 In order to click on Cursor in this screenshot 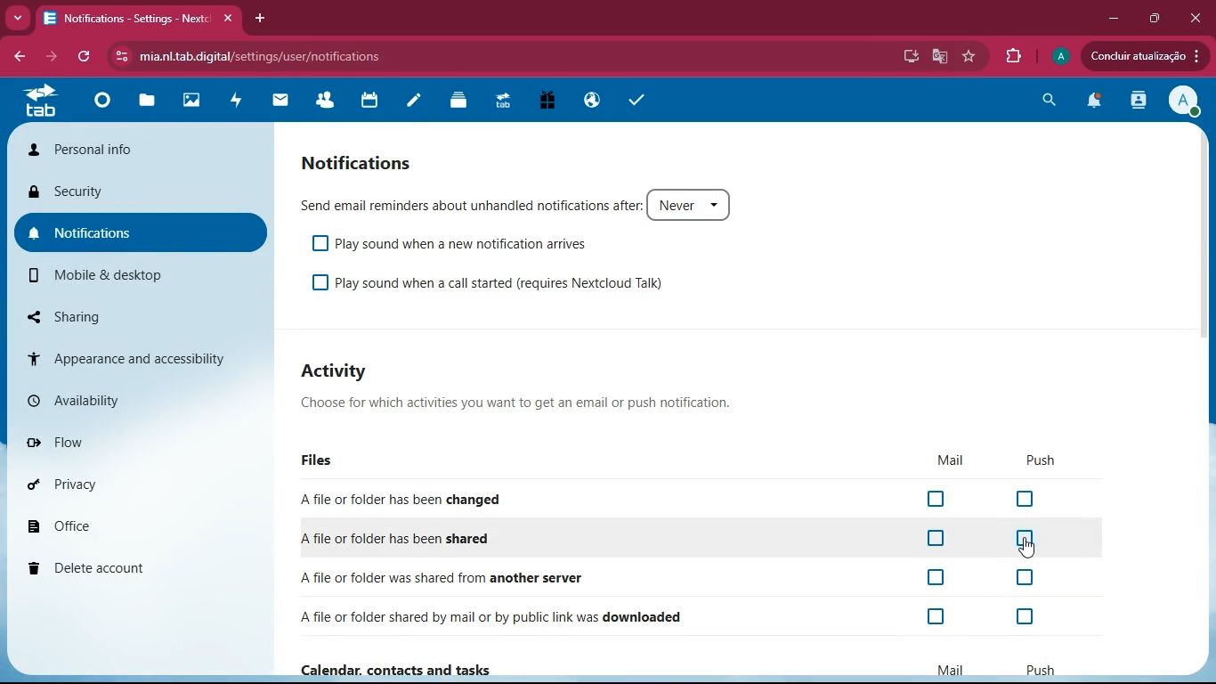, I will do `click(1025, 550)`.